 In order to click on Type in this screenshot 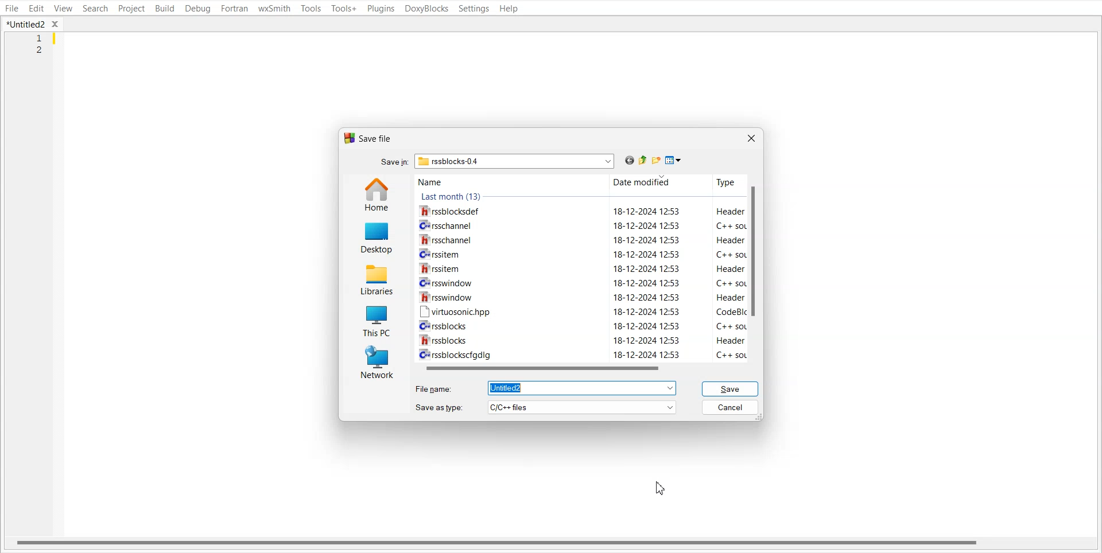, I will do `click(726, 182)`.